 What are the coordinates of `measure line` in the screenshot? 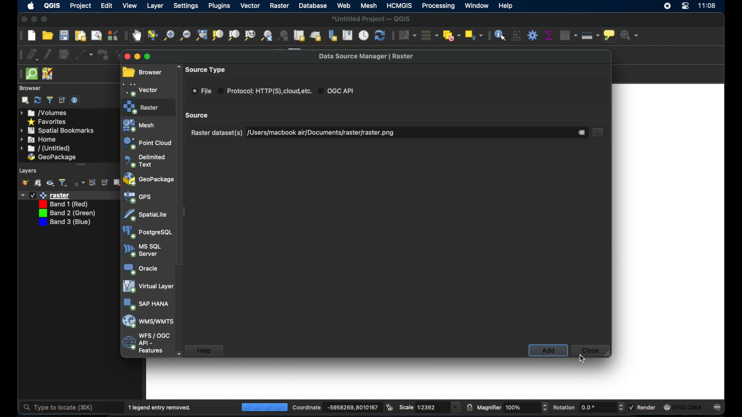 It's located at (592, 37).